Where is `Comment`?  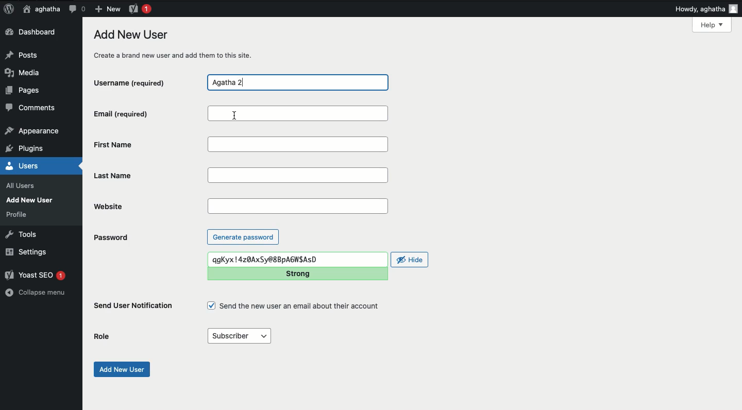
Comment is located at coordinates (77, 9).